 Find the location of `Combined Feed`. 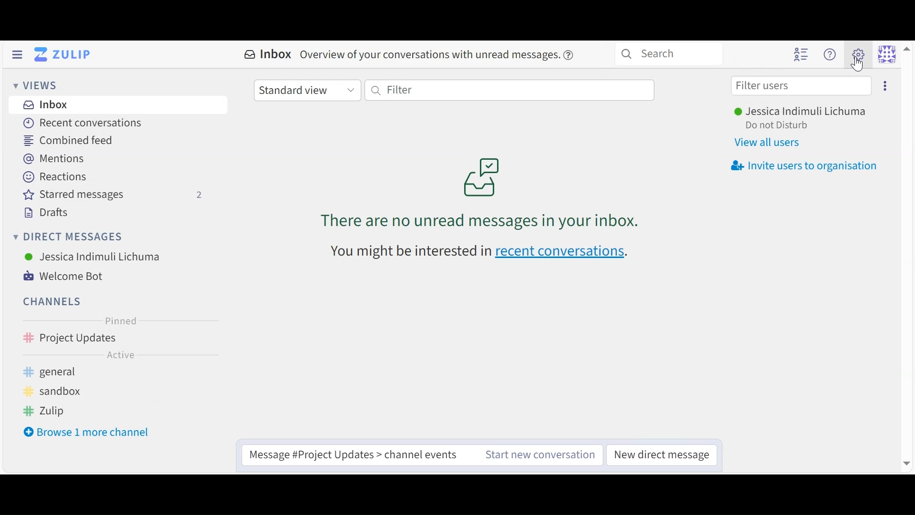

Combined Feed is located at coordinates (71, 140).